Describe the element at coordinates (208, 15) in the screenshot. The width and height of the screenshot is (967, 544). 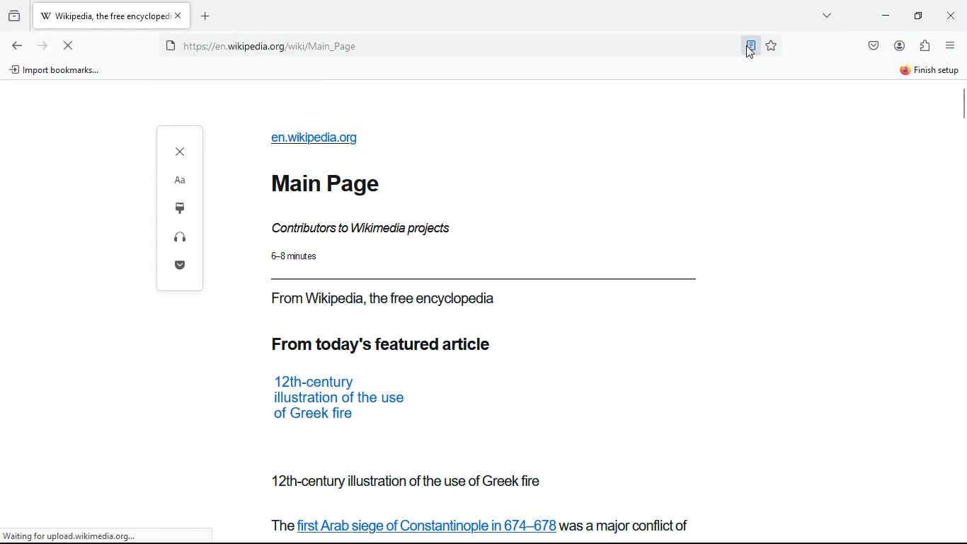
I see `add new tab` at that location.